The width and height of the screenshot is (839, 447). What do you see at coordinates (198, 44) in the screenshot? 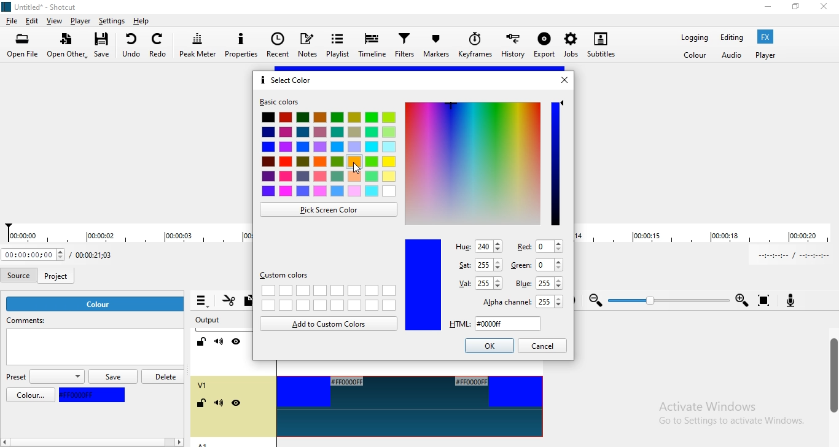
I see `Peak meter` at bounding box center [198, 44].